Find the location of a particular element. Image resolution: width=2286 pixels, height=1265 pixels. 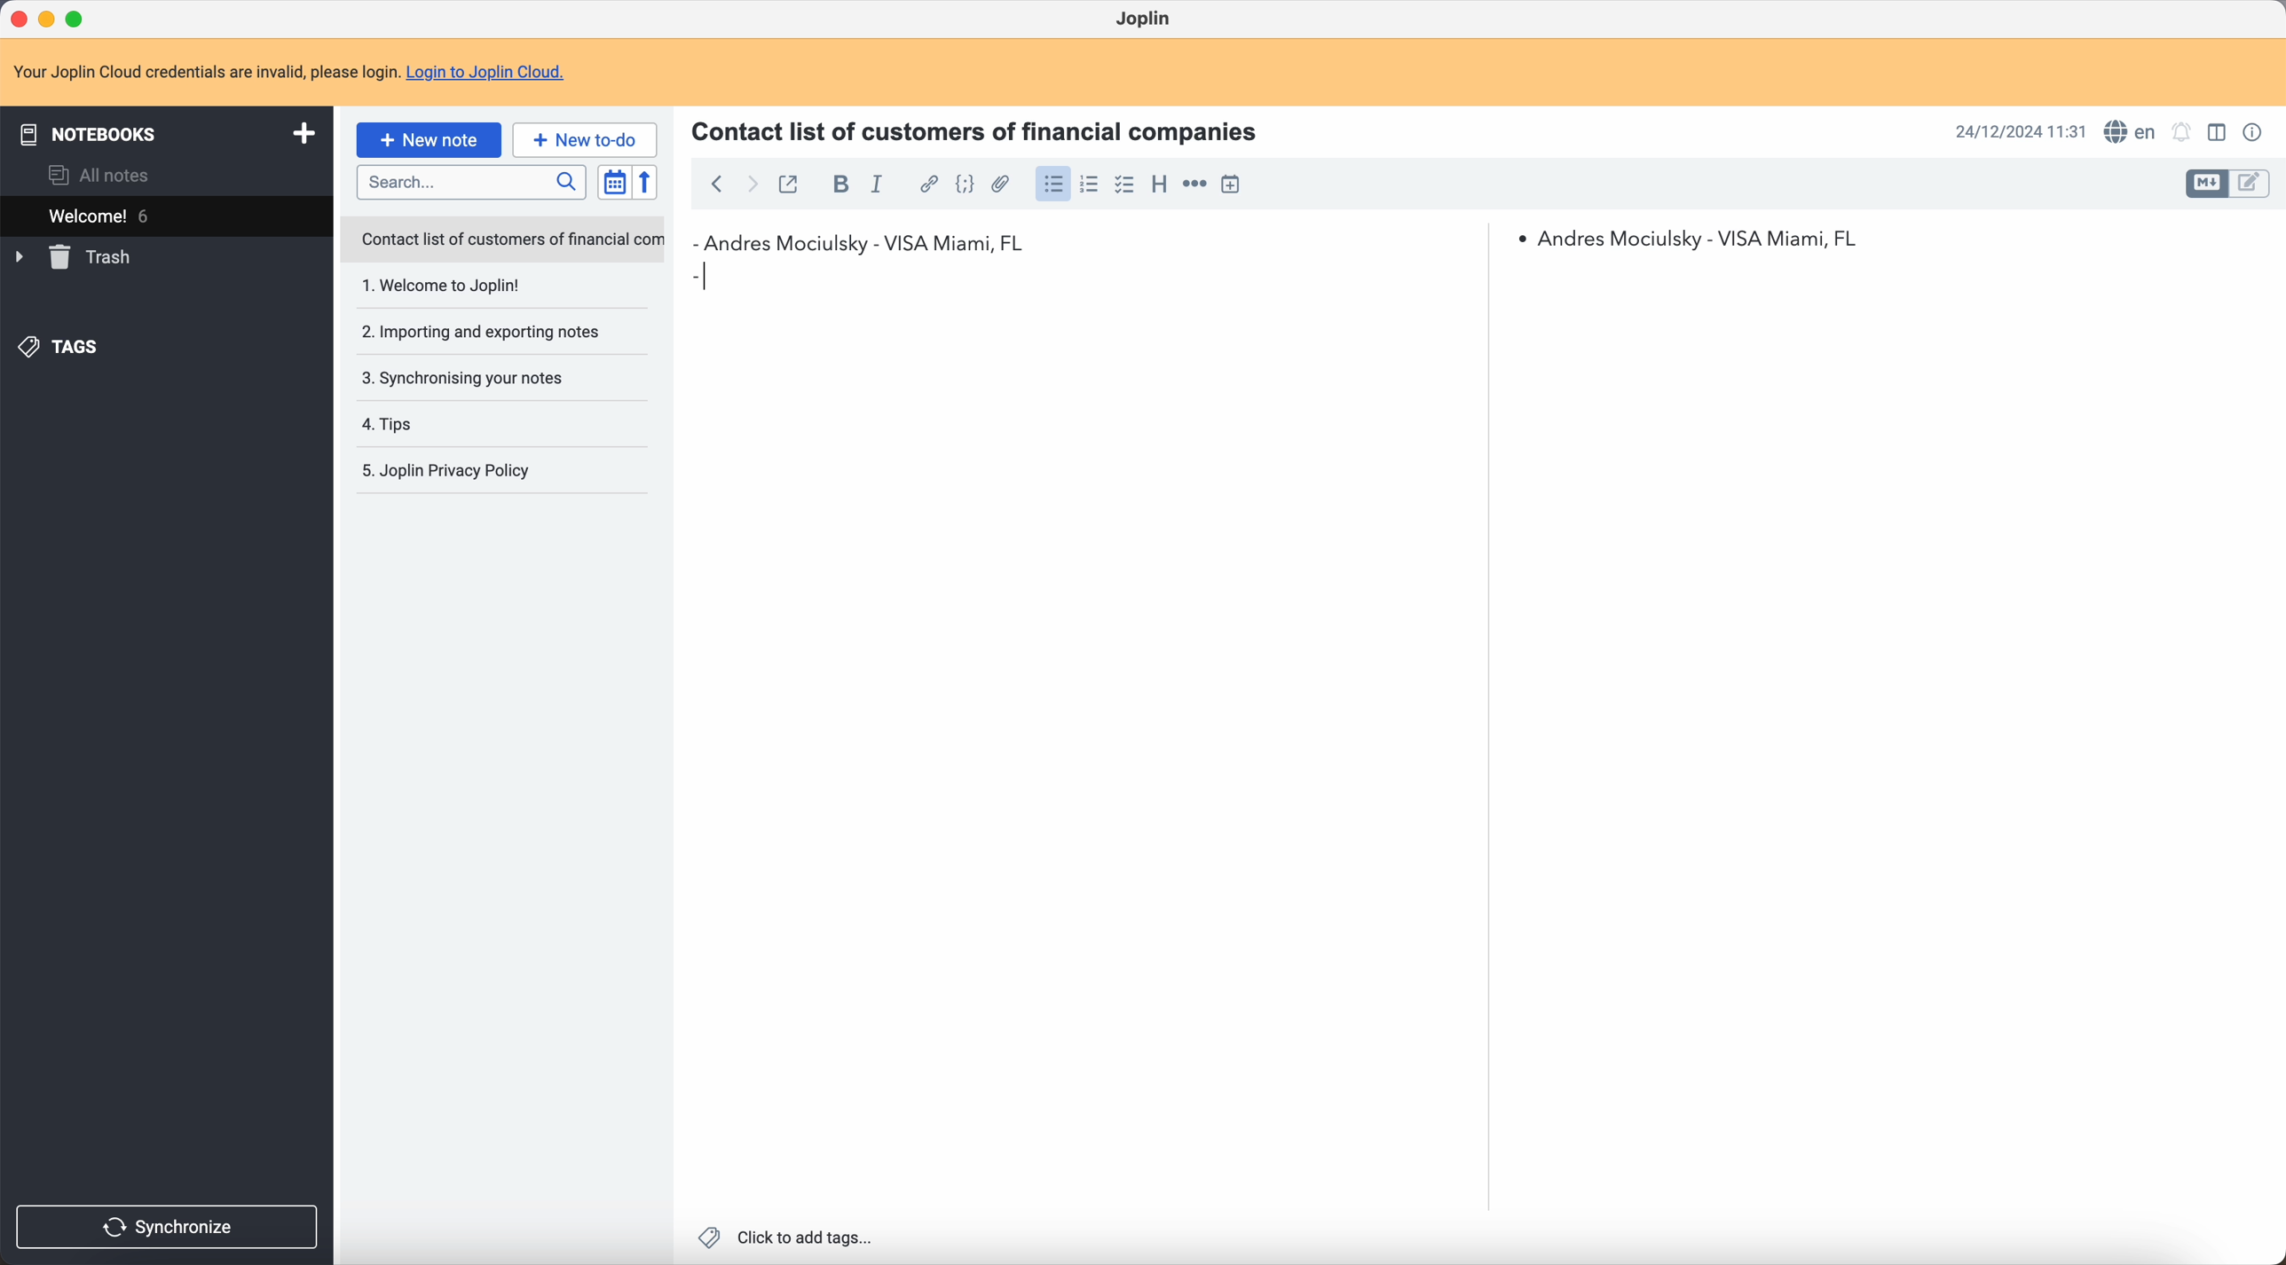

all notes is located at coordinates (100, 173).